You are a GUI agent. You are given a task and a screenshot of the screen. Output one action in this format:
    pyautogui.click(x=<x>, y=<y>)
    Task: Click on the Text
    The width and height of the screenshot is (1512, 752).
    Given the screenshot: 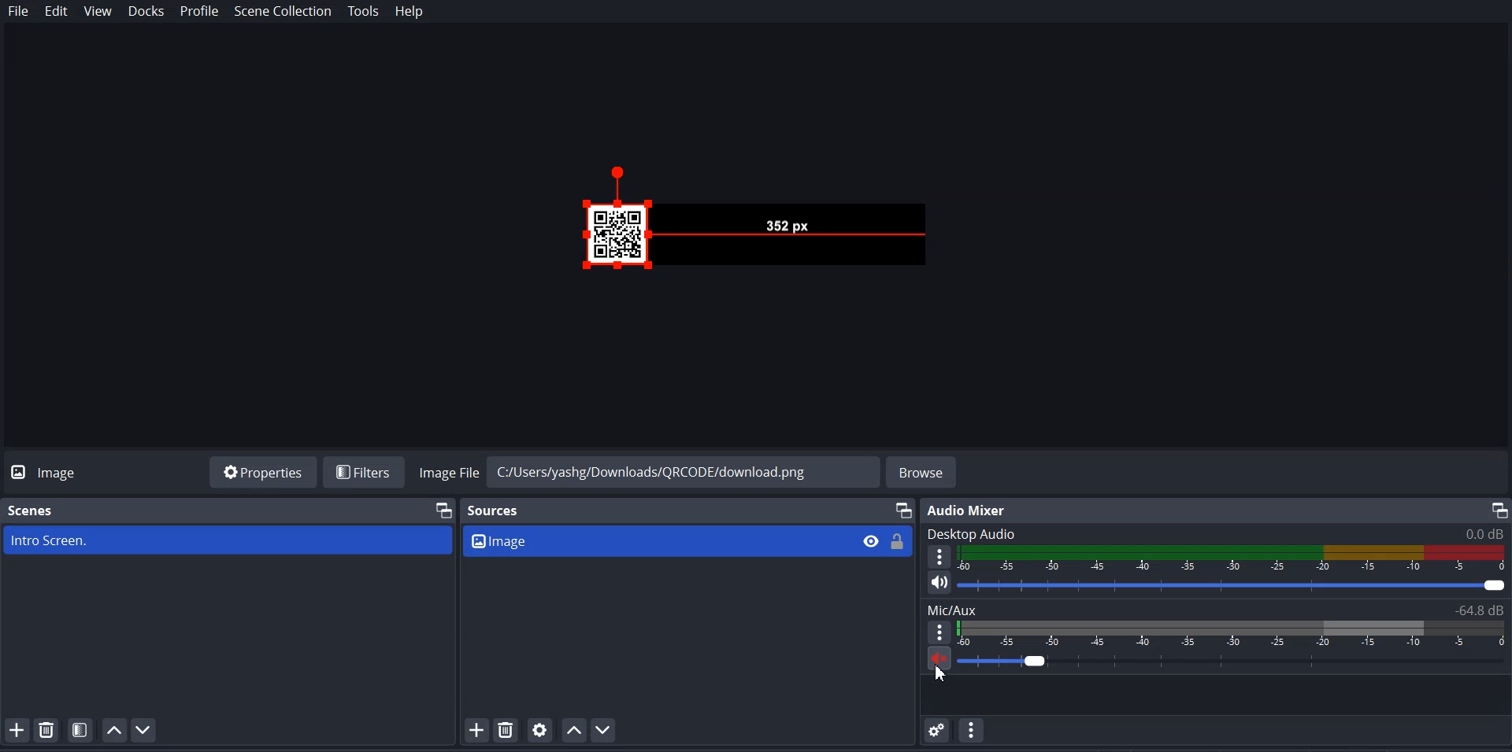 What is the action you would take?
    pyautogui.click(x=1216, y=533)
    